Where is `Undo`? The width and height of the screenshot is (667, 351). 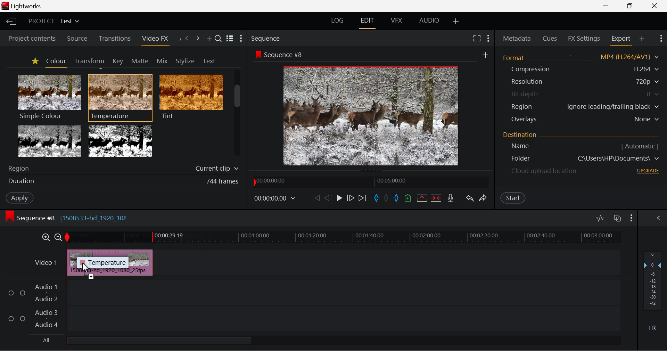 Undo is located at coordinates (469, 198).